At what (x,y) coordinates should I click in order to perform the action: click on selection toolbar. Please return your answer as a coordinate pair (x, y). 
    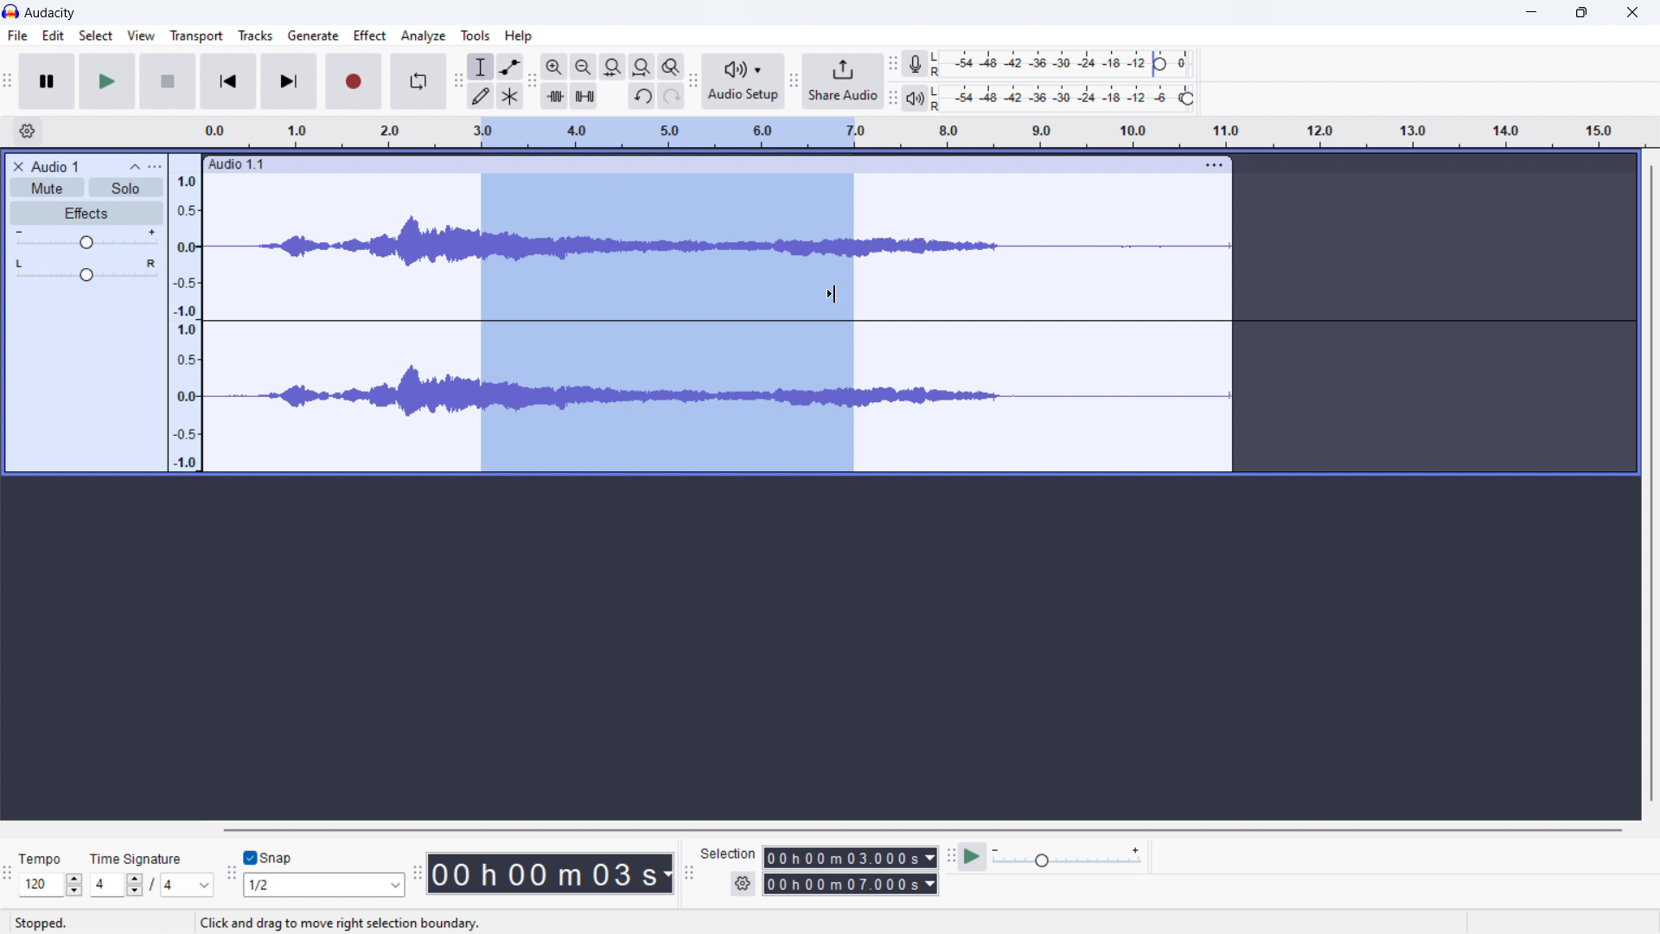
    Looking at the image, I should click on (688, 873).